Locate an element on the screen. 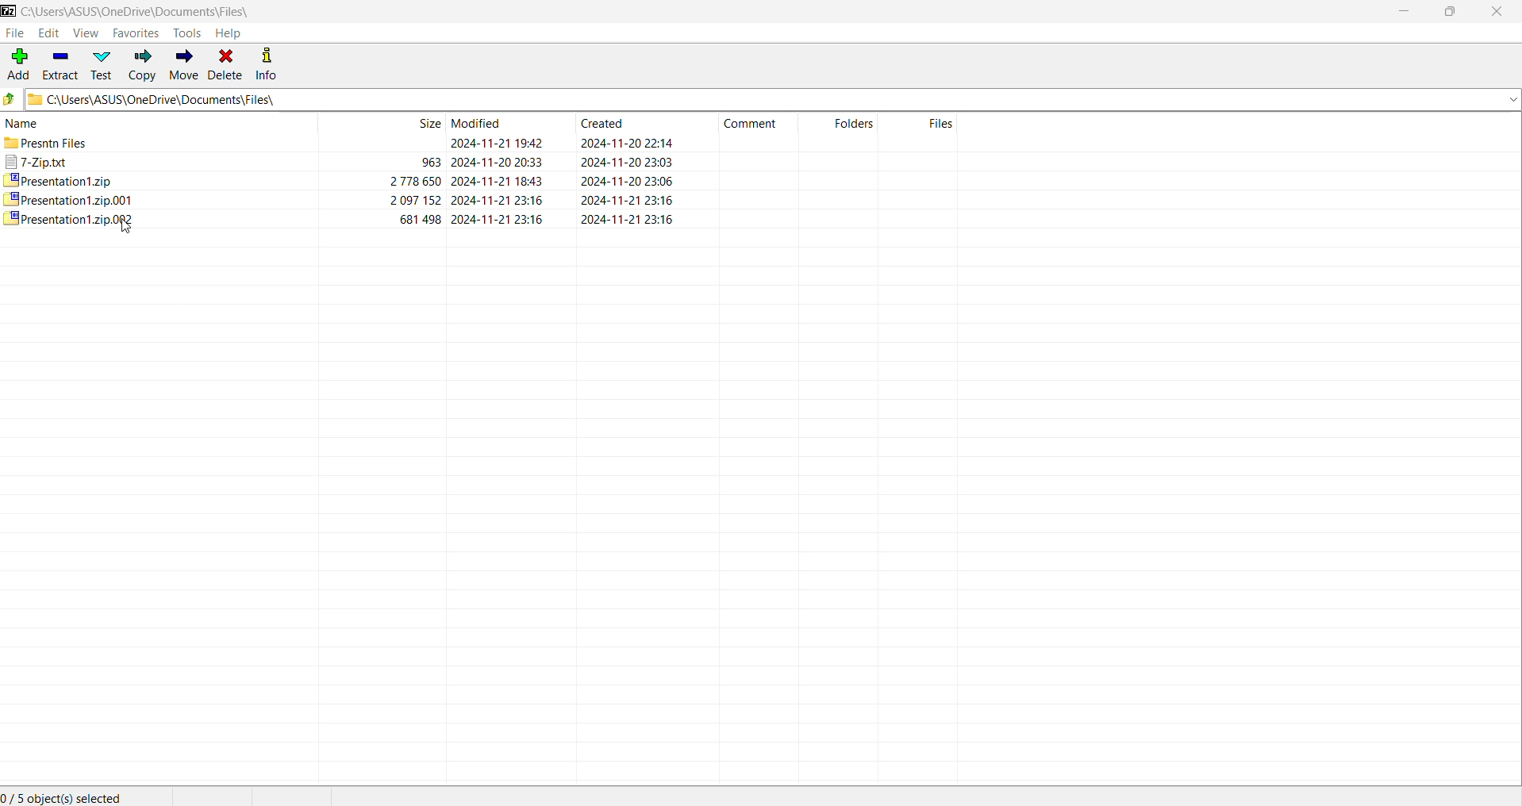  Size is located at coordinates (383, 124).